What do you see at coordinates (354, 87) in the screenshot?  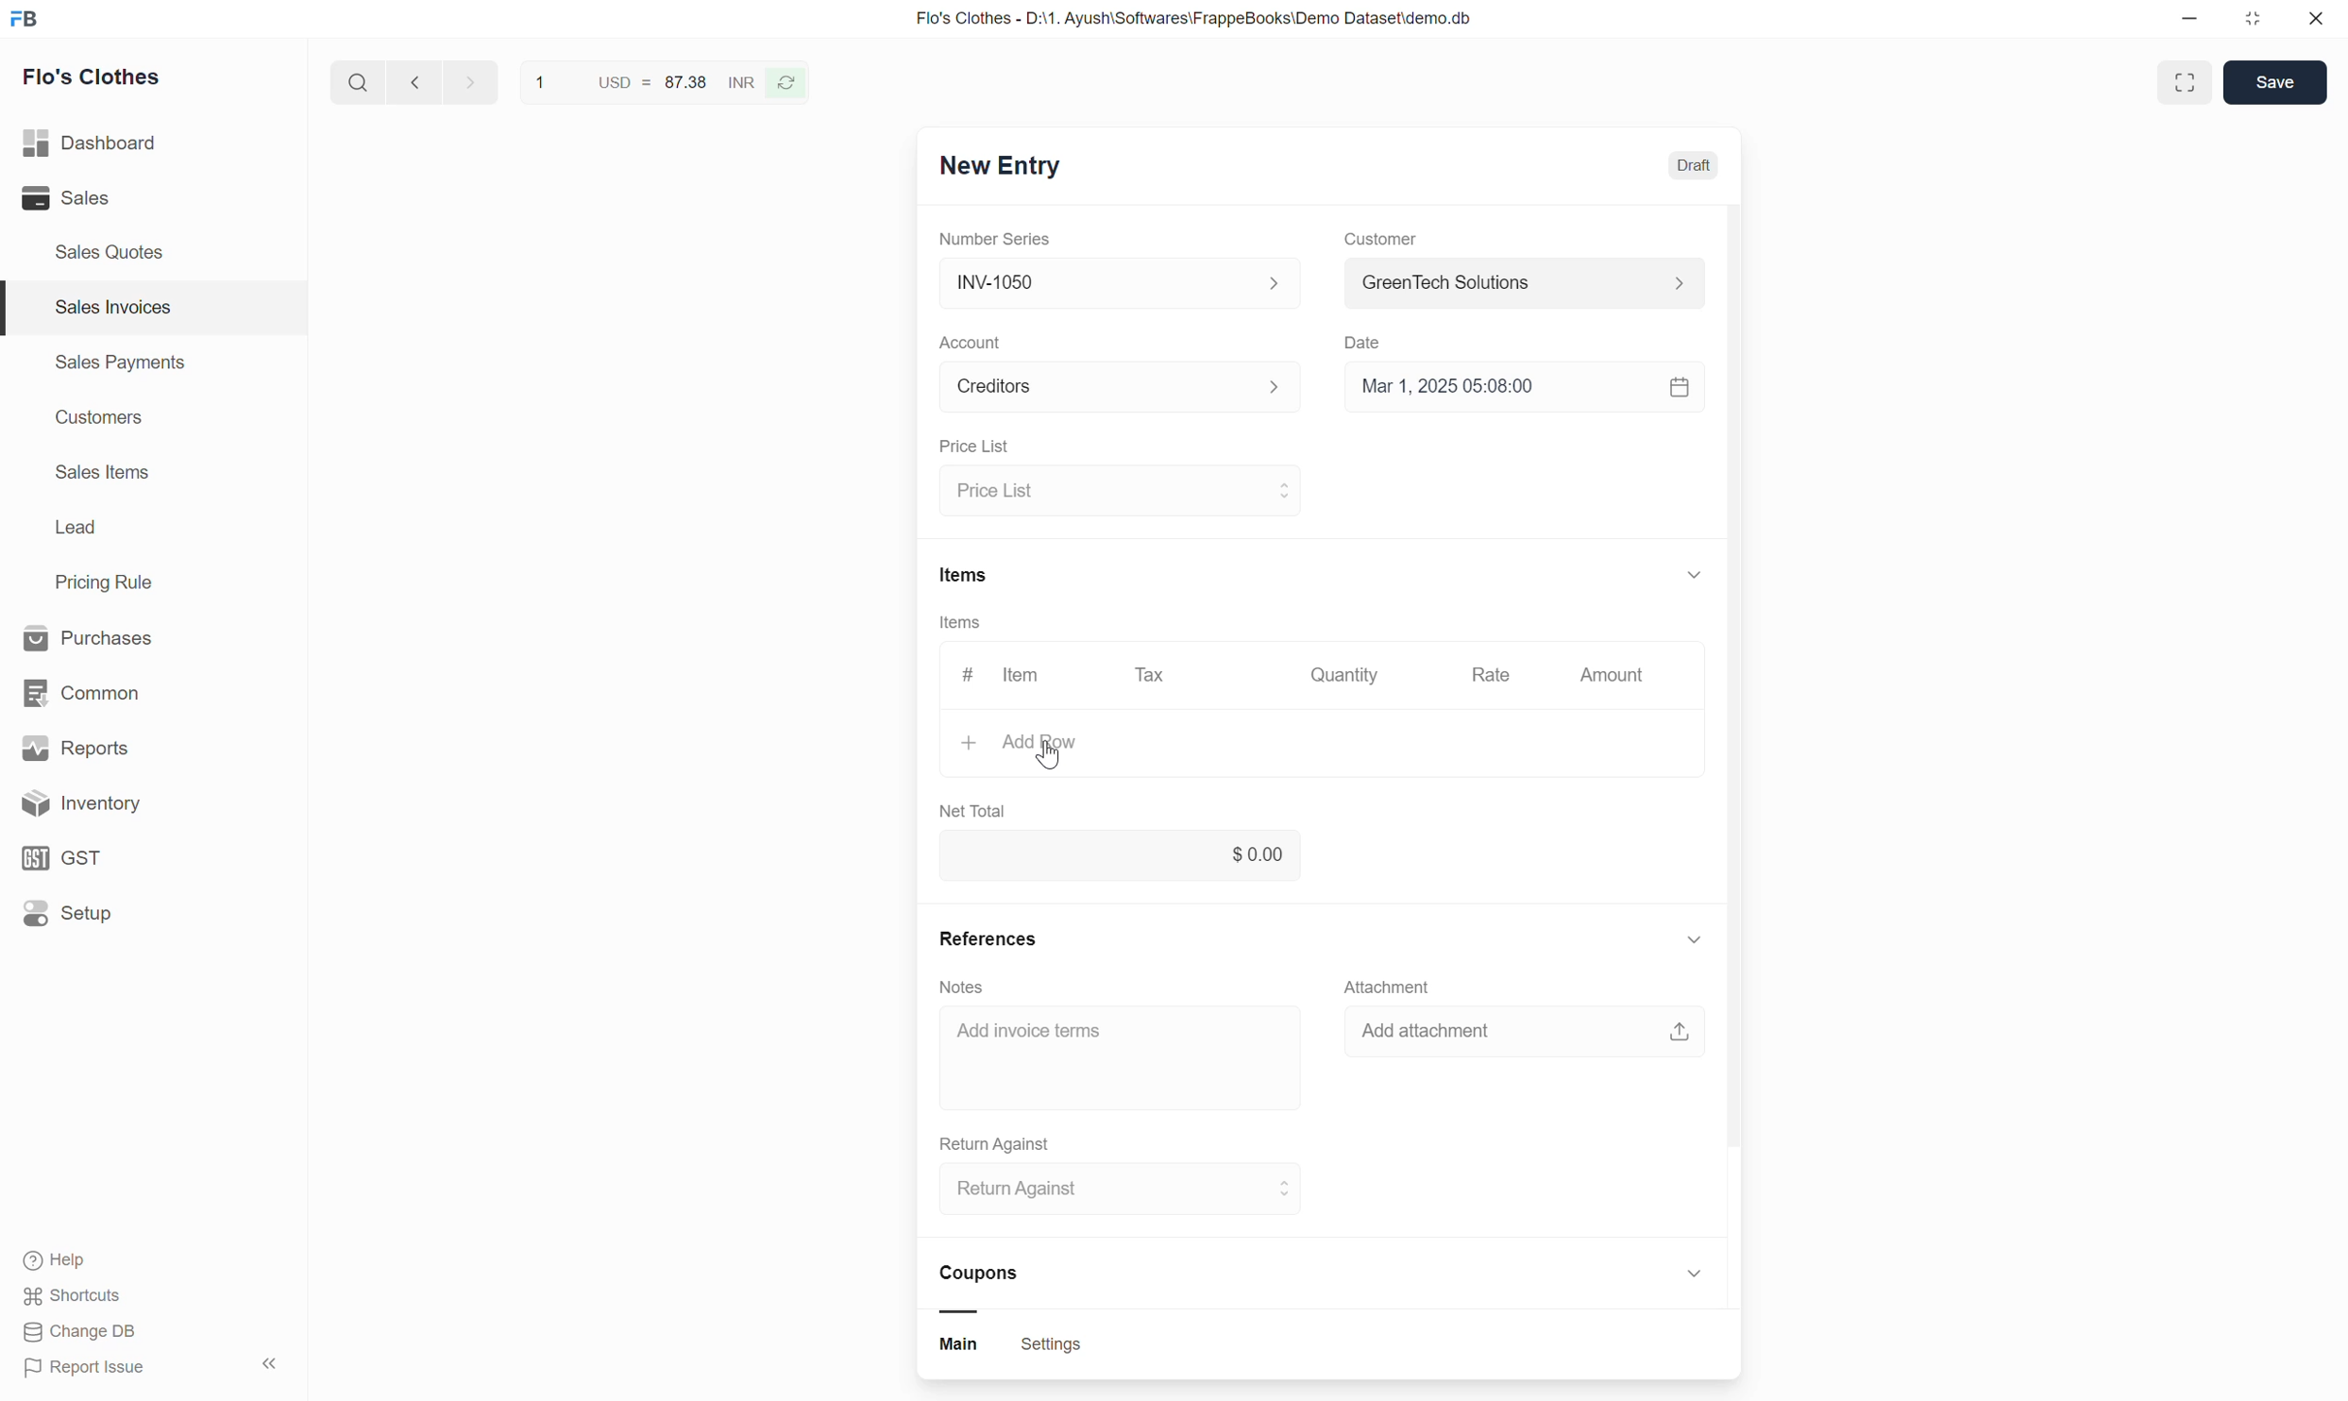 I see `search ` at bounding box center [354, 87].